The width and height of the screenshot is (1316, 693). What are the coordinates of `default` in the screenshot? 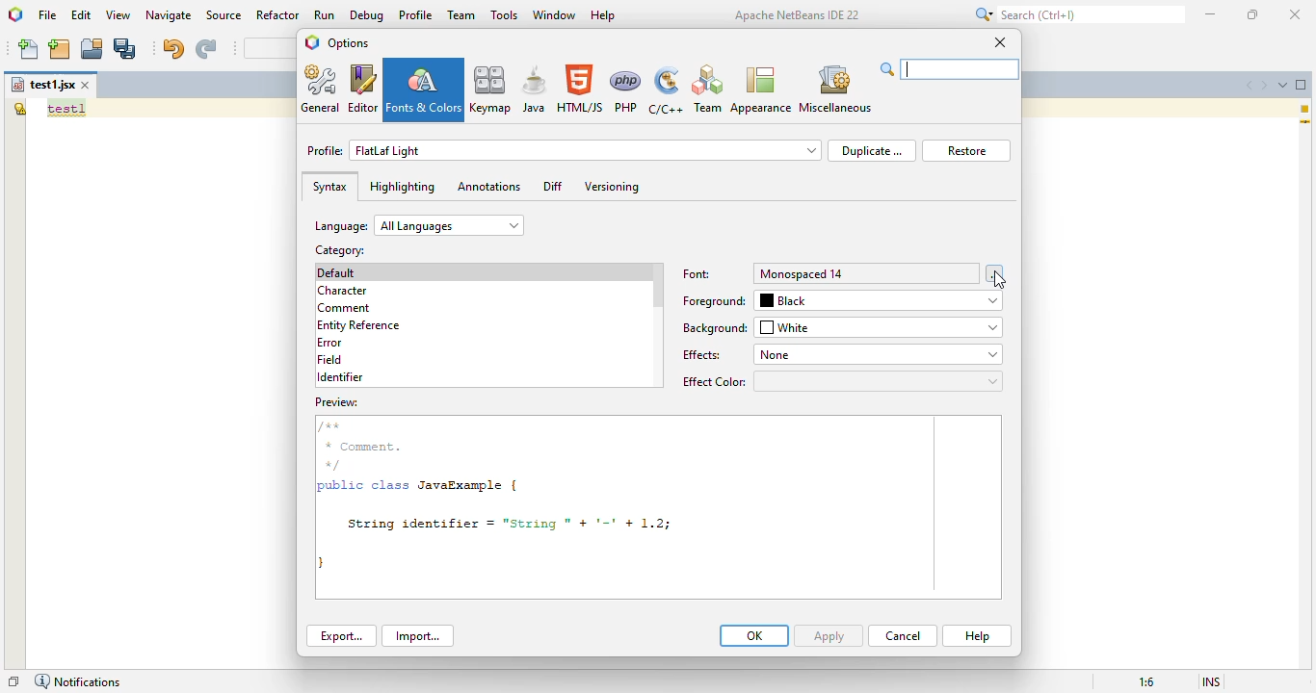 It's located at (340, 272).